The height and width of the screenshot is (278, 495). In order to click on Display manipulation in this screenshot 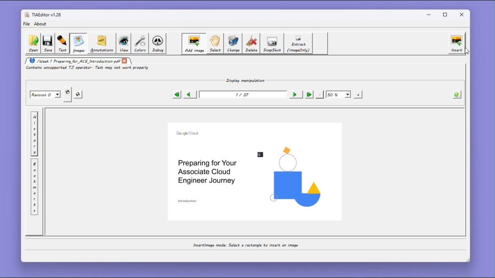, I will do `click(243, 80)`.